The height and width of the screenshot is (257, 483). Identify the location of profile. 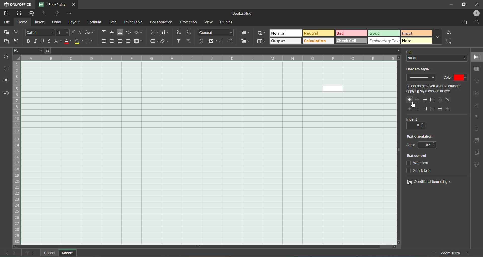
(476, 13).